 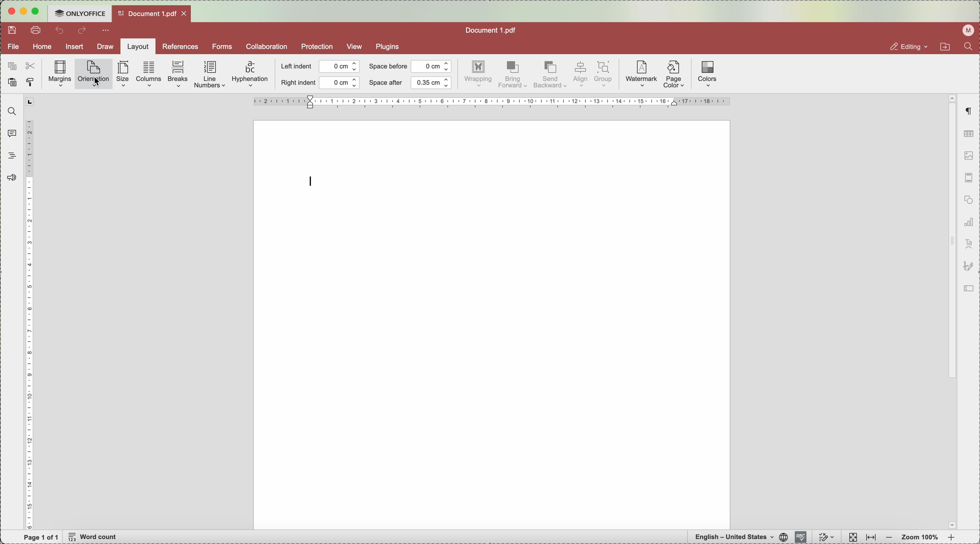 I want to click on find, so click(x=971, y=48).